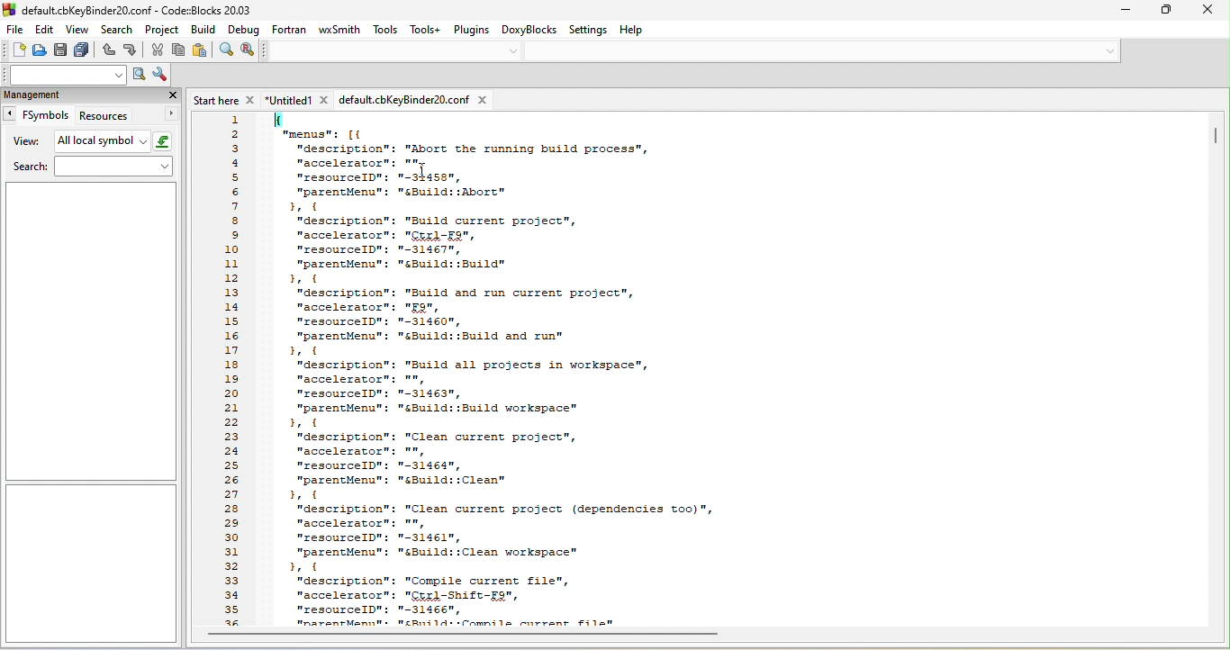  Describe the element at coordinates (115, 27) in the screenshot. I see `search` at that location.